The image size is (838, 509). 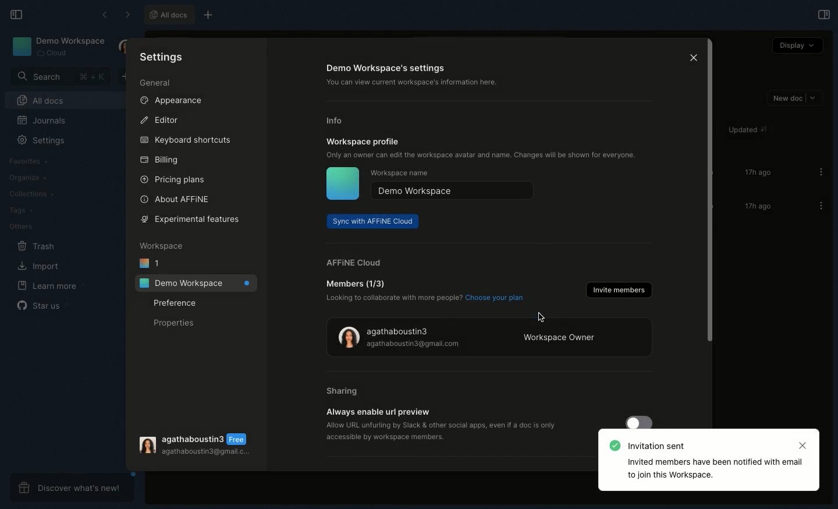 What do you see at coordinates (354, 263) in the screenshot?
I see `AFFINE cloud` at bounding box center [354, 263].